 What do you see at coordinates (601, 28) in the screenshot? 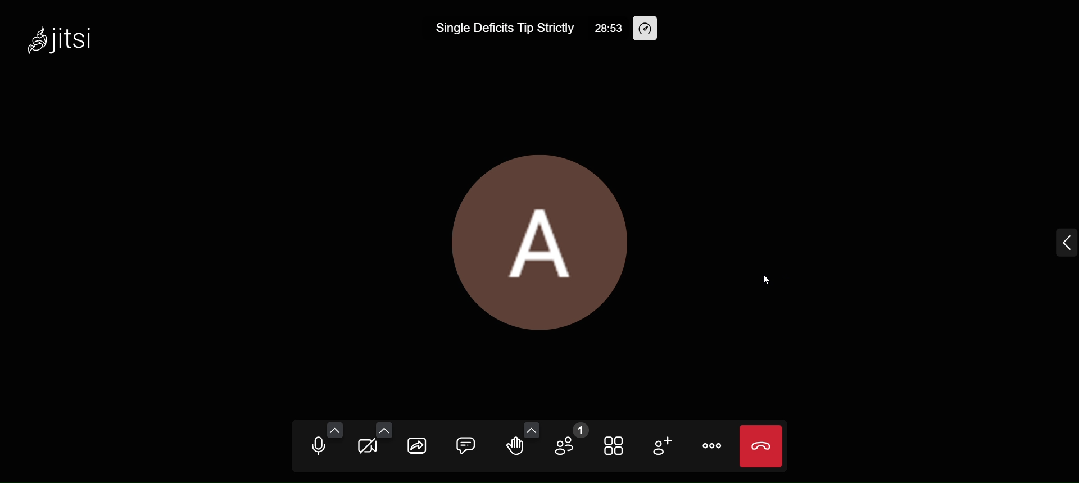
I see `28:53` at bounding box center [601, 28].